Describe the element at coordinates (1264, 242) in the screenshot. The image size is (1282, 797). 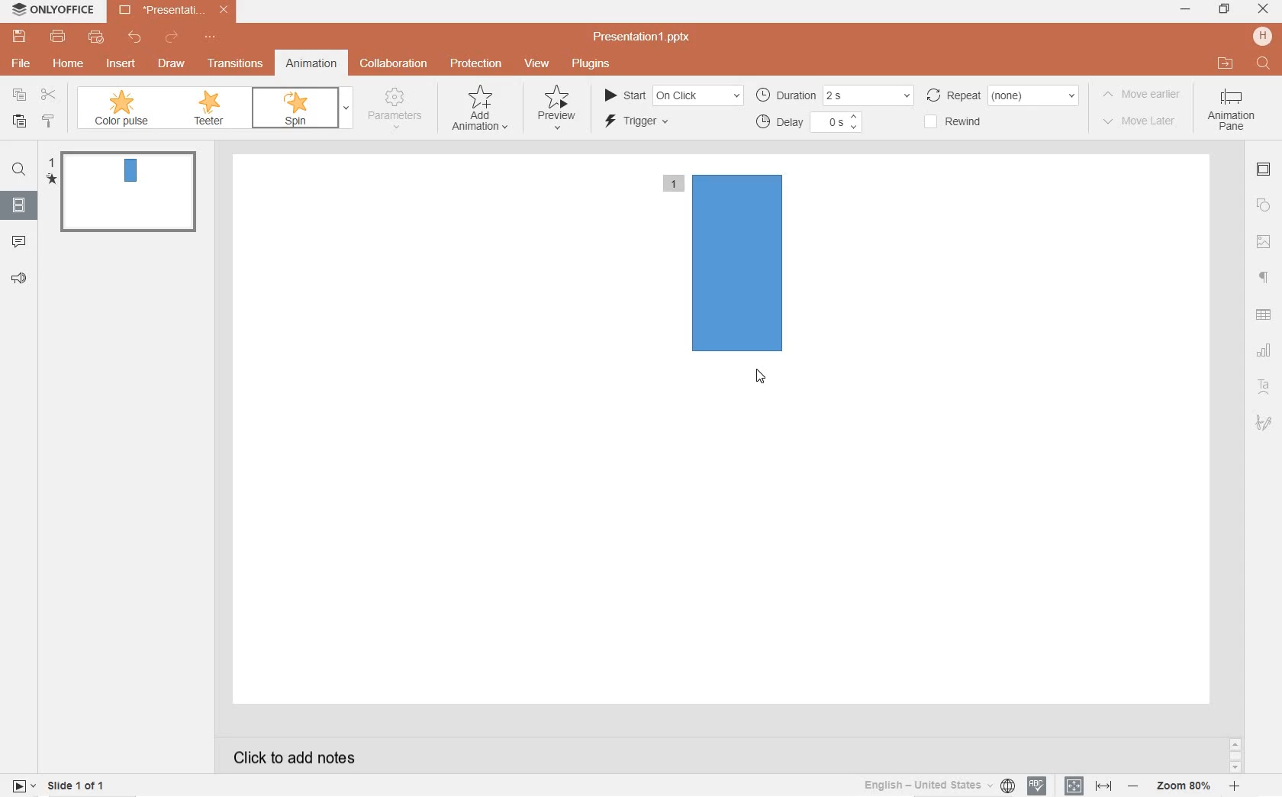
I see `image settings` at that location.